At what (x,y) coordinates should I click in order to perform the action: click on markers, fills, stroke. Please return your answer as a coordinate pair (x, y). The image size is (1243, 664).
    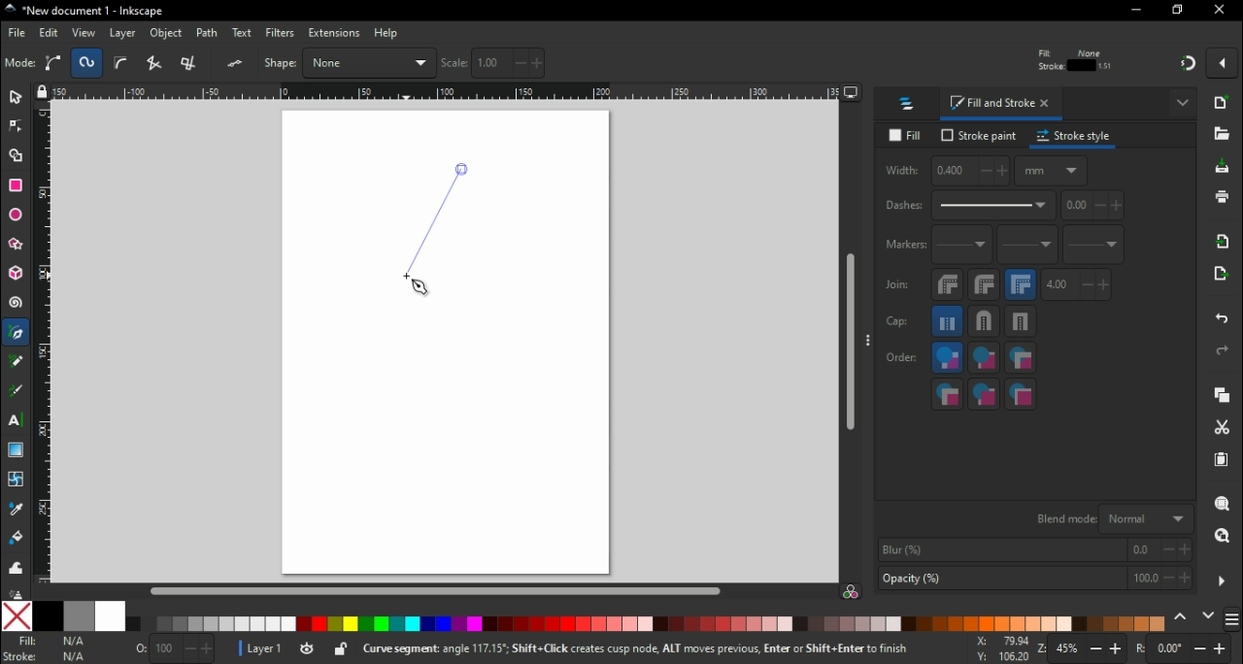
    Looking at the image, I should click on (948, 396).